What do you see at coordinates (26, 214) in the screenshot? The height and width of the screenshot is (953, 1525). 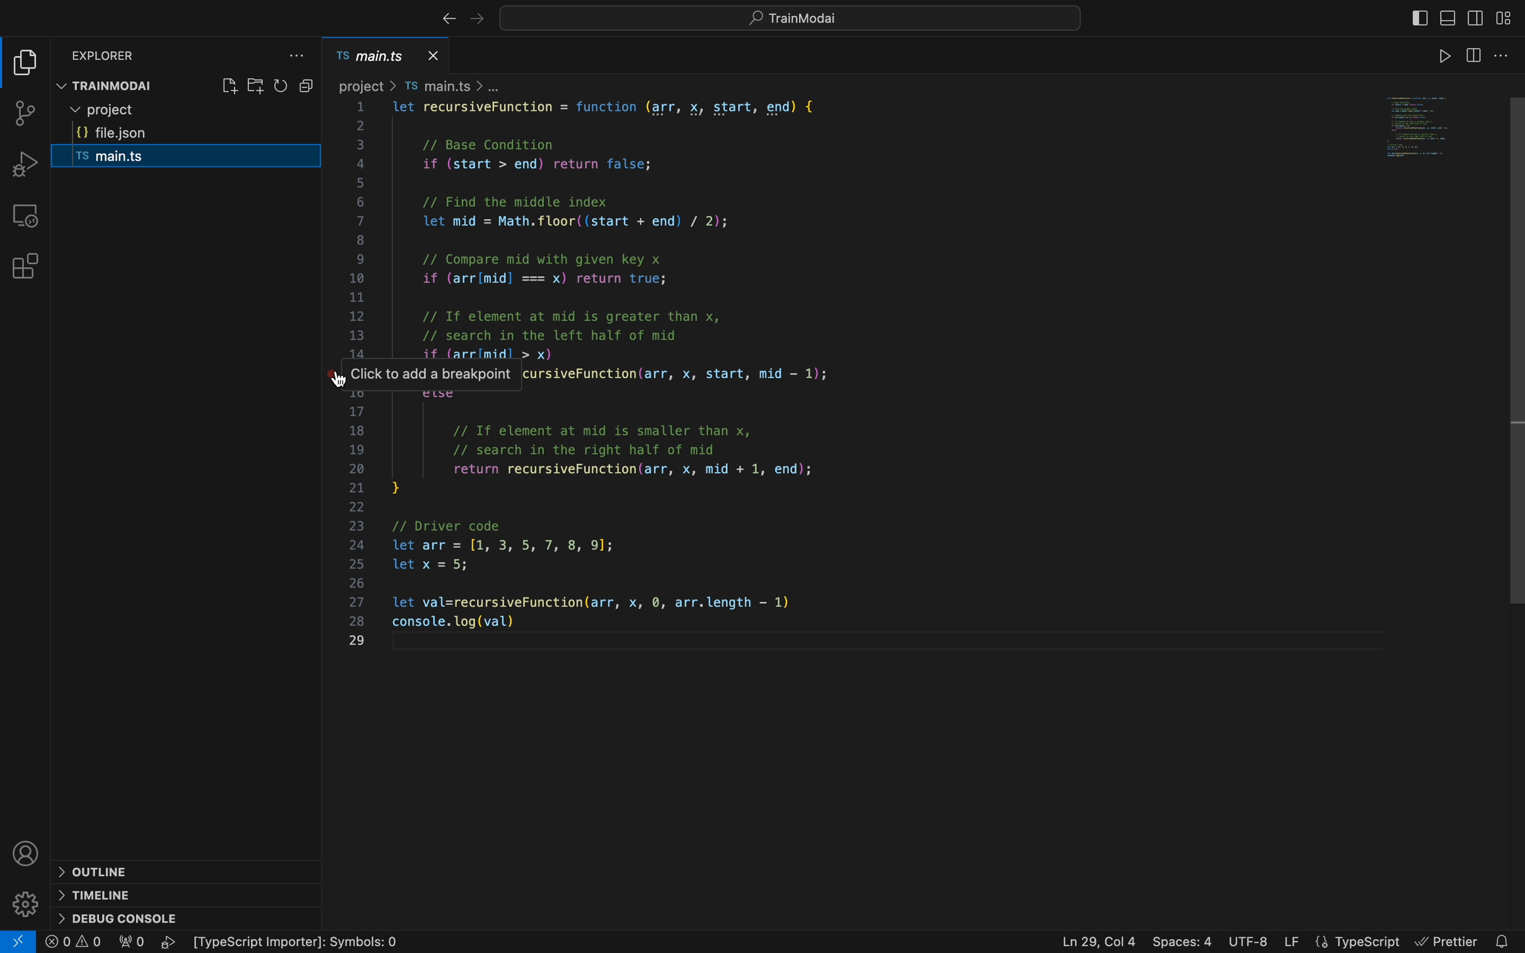 I see `remote explore` at bounding box center [26, 214].